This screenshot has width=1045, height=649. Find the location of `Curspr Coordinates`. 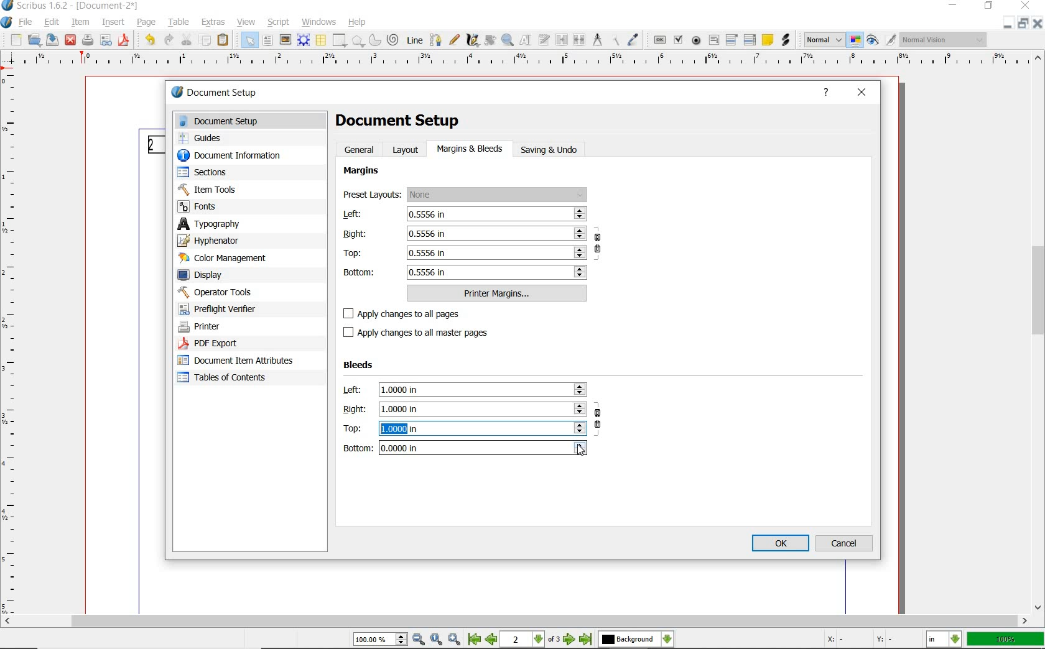

Curspr Coordinates is located at coordinates (860, 640).